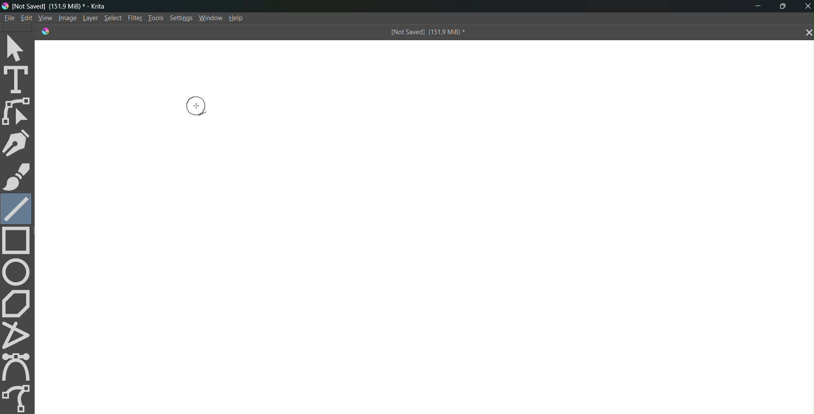 The width and height of the screenshot is (814, 414). Describe the element at coordinates (44, 31) in the screenshot. I see `logo` at that location.